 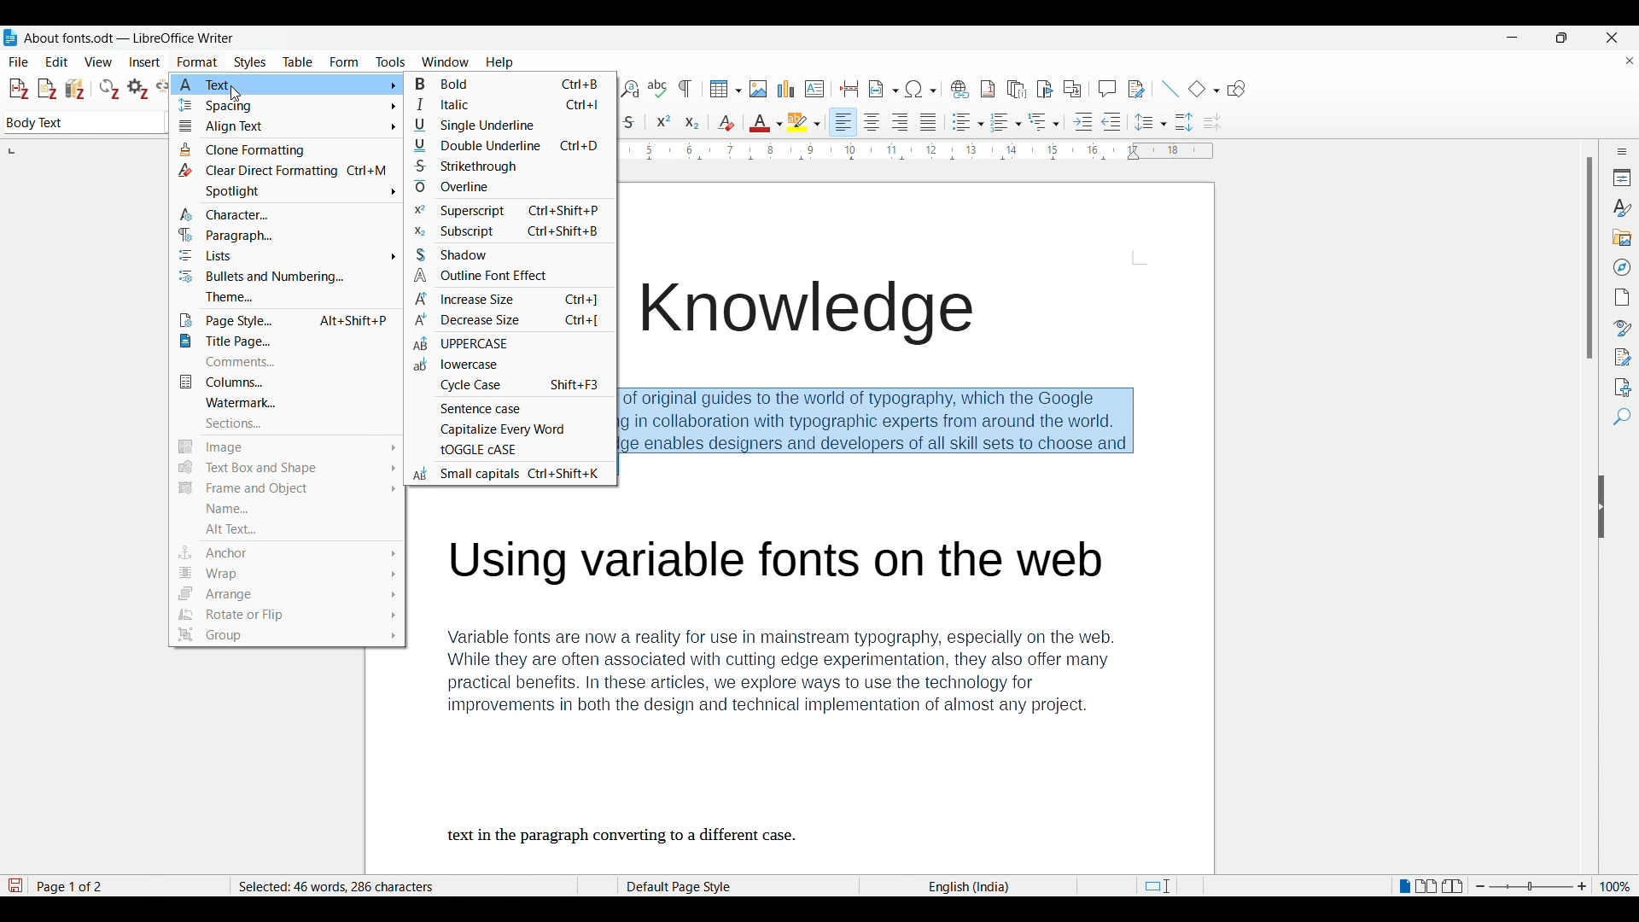 I want to click on Uppercase, so click(x=486, y=345).